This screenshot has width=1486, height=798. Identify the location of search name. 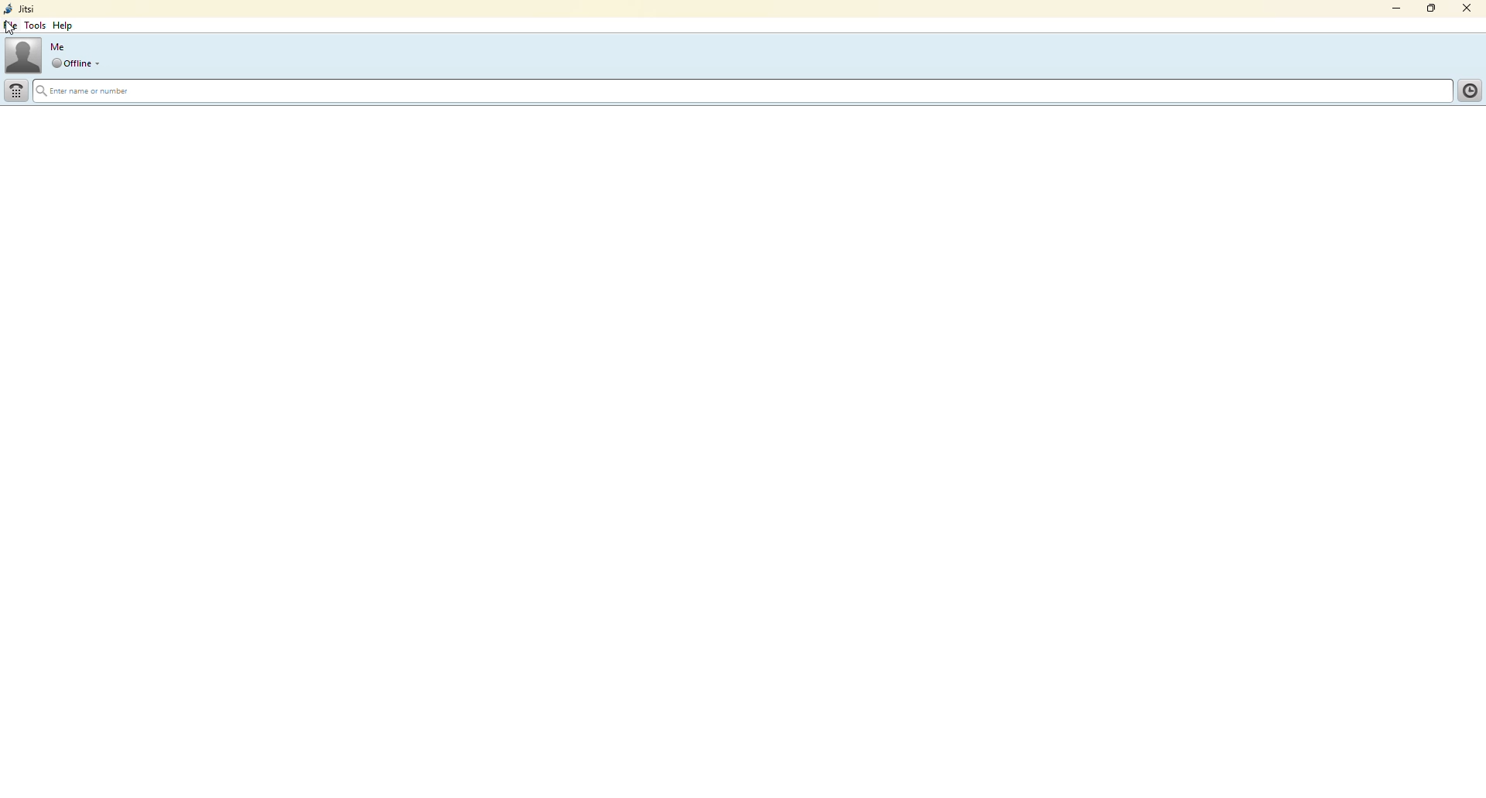
(741, 89).